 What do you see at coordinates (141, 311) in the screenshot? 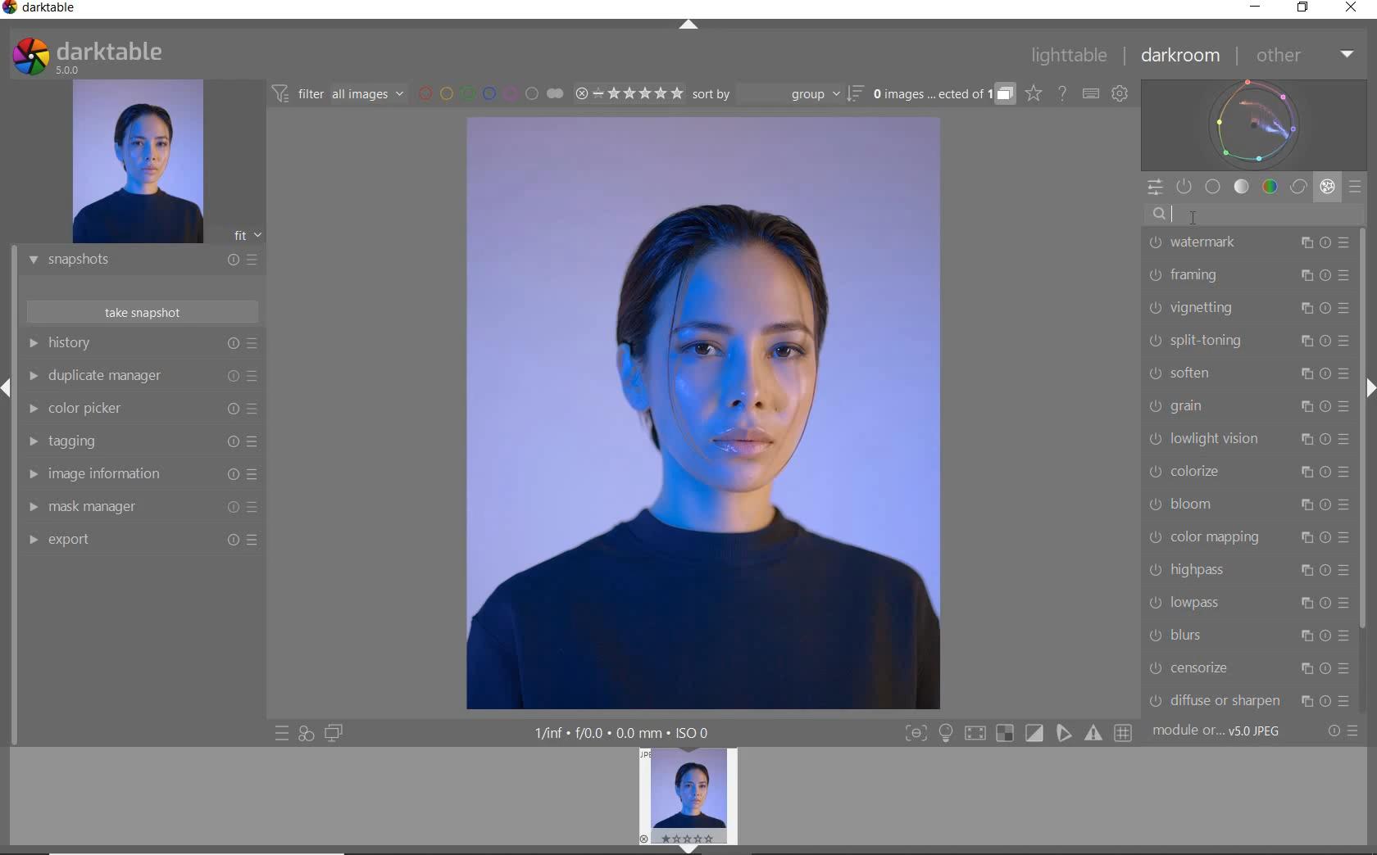
I see `TAKE SNAPSHOT` at bounding box center [141, 311].